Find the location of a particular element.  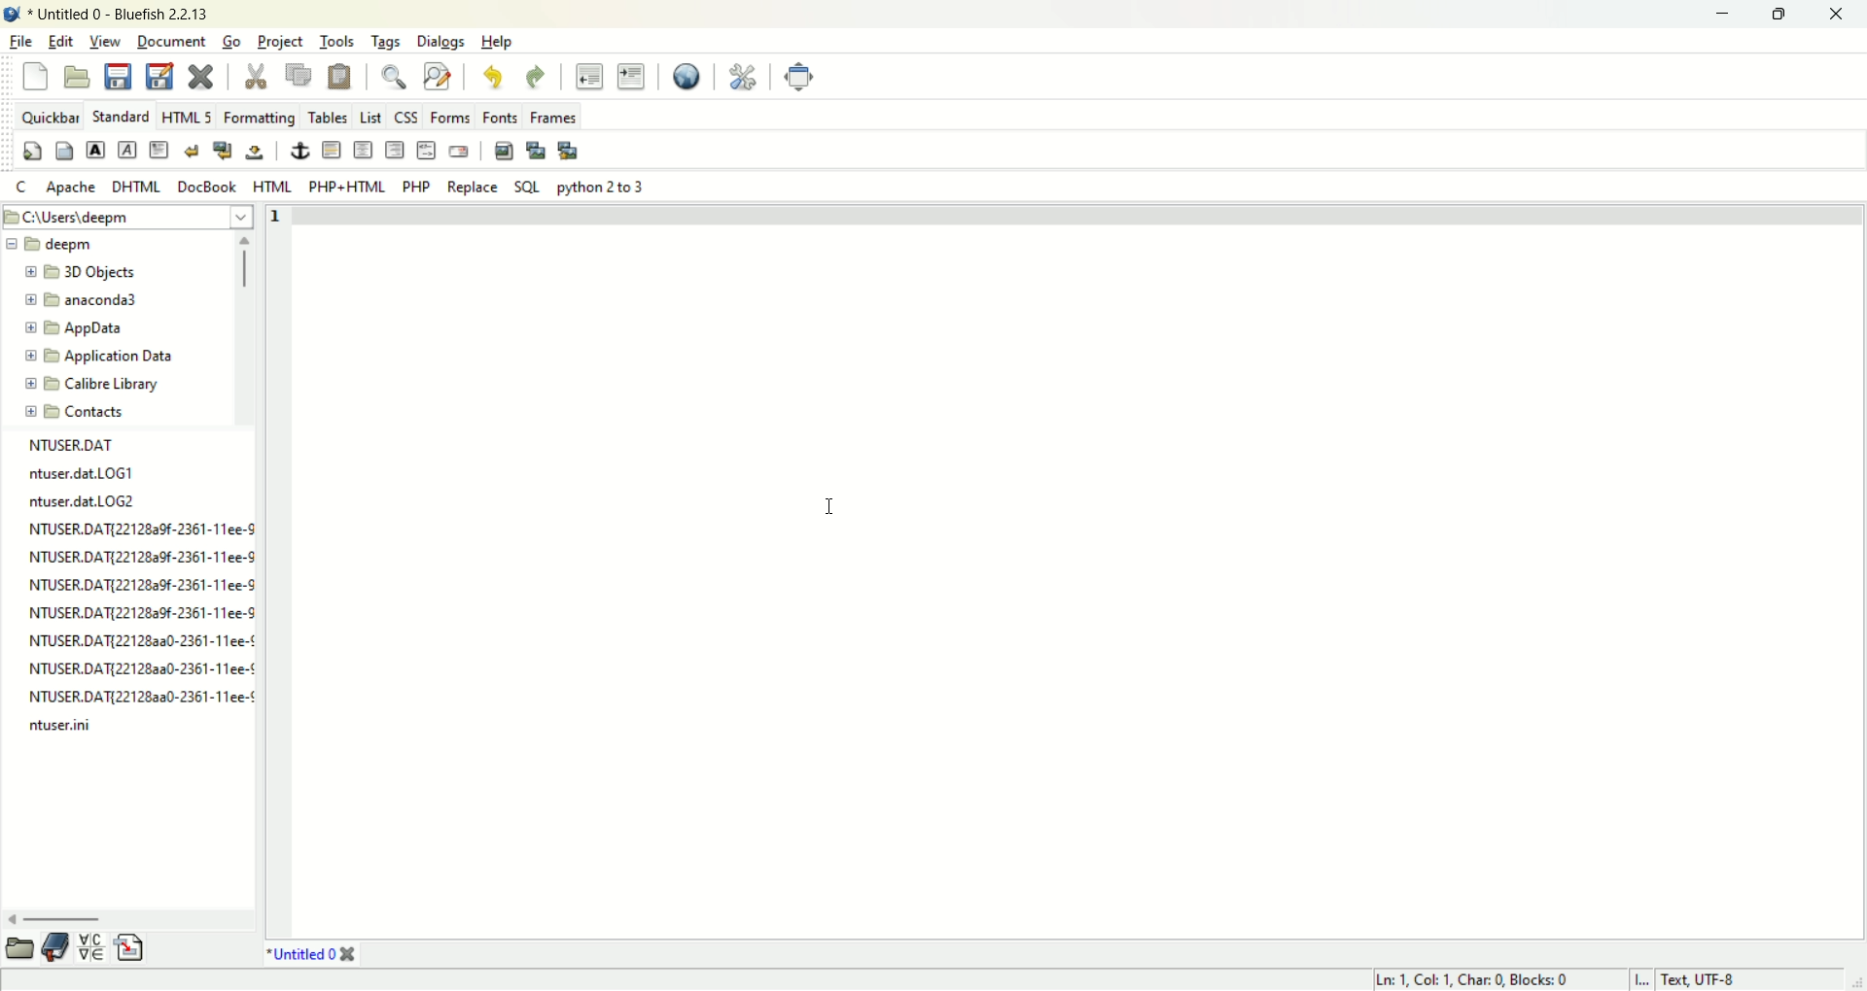

folder name is located at coordinates (90, 328).